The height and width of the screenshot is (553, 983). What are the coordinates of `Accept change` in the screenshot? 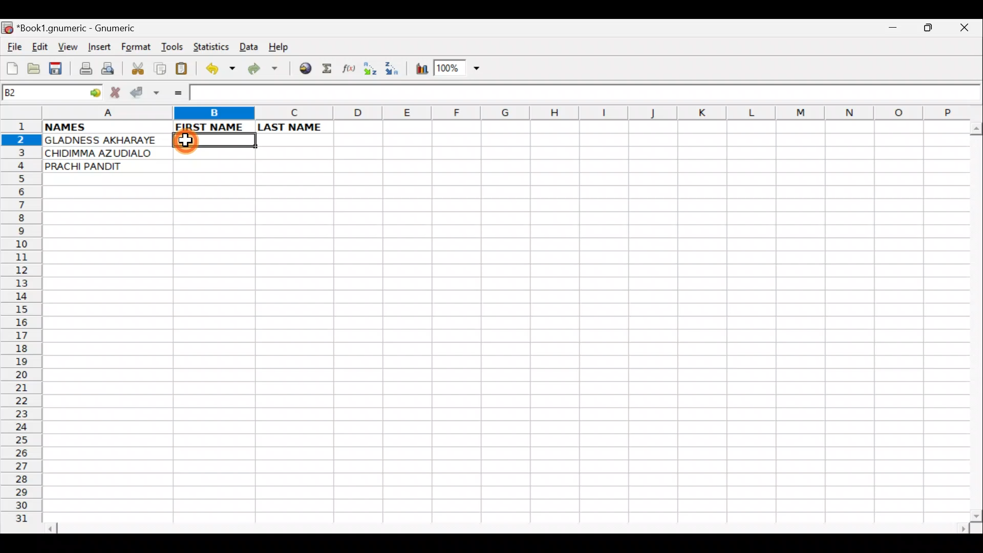 It's located at (145, 92).